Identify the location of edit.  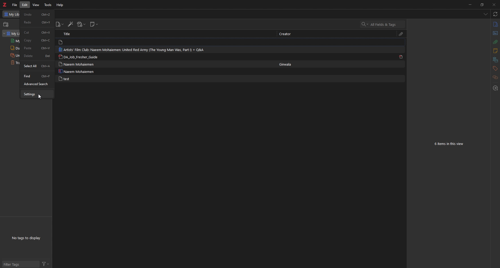
(26, 5).